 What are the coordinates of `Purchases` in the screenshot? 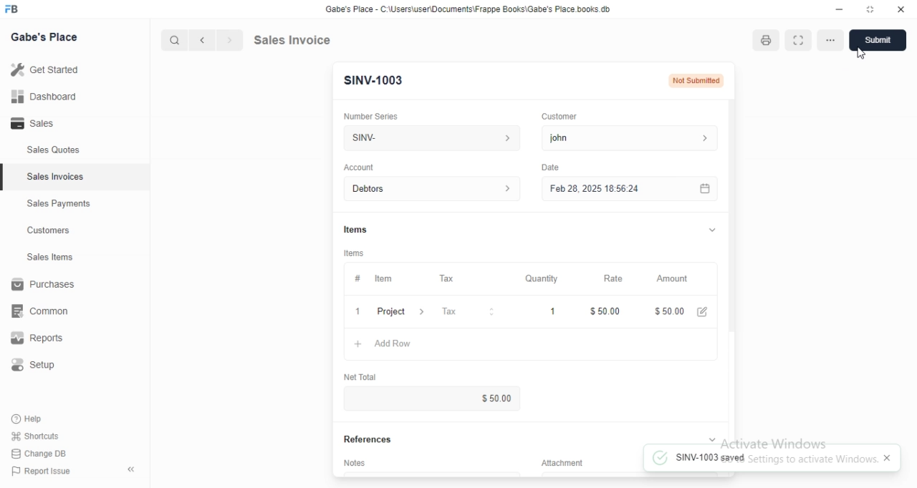 It's located at (46, 286).